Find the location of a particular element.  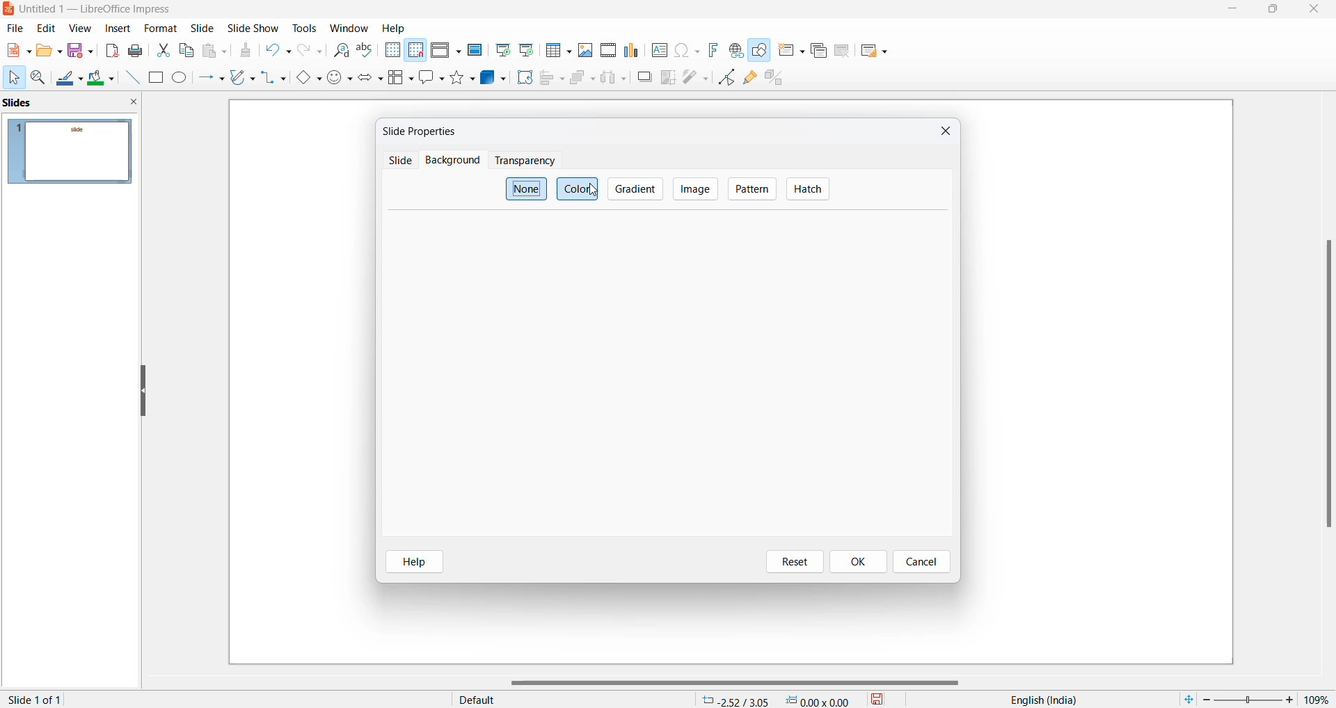

filter is located at coordinates (695, 76).